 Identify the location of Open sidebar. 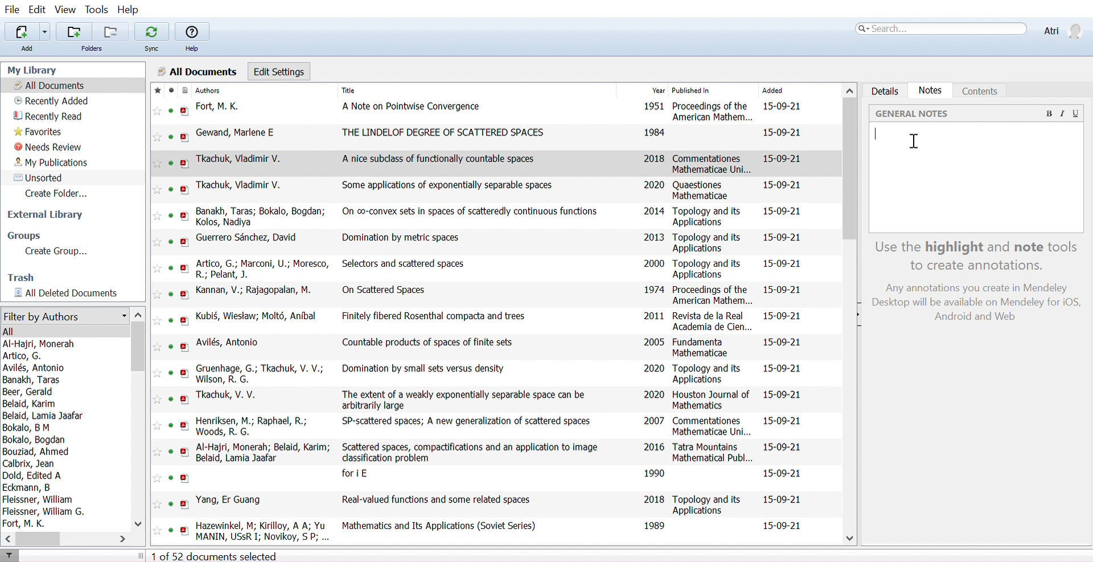
(858, 315).